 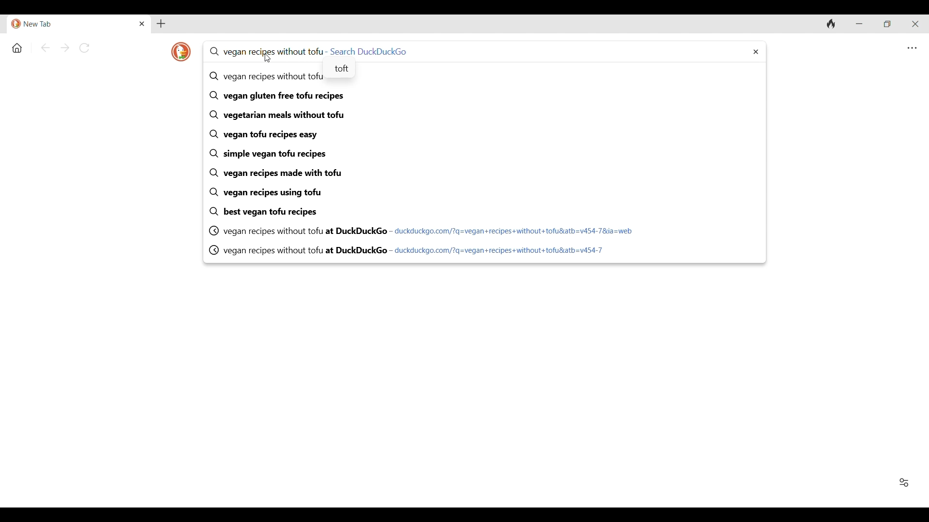 I want to click on vegan recipes without tofu at DuckDuckGo - duckduckgo.com/?q=vegan+recipes+without+tofusatb=v454-7, so click(x=485, y=251).